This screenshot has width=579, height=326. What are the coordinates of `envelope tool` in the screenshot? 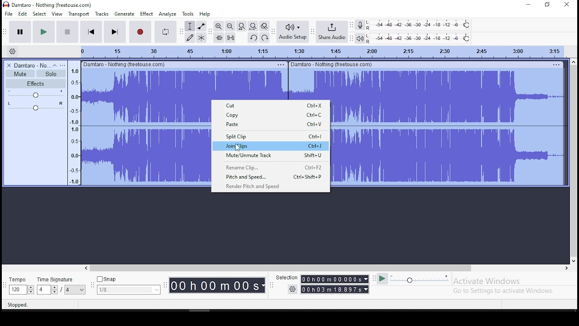 It's located at (201, 26).